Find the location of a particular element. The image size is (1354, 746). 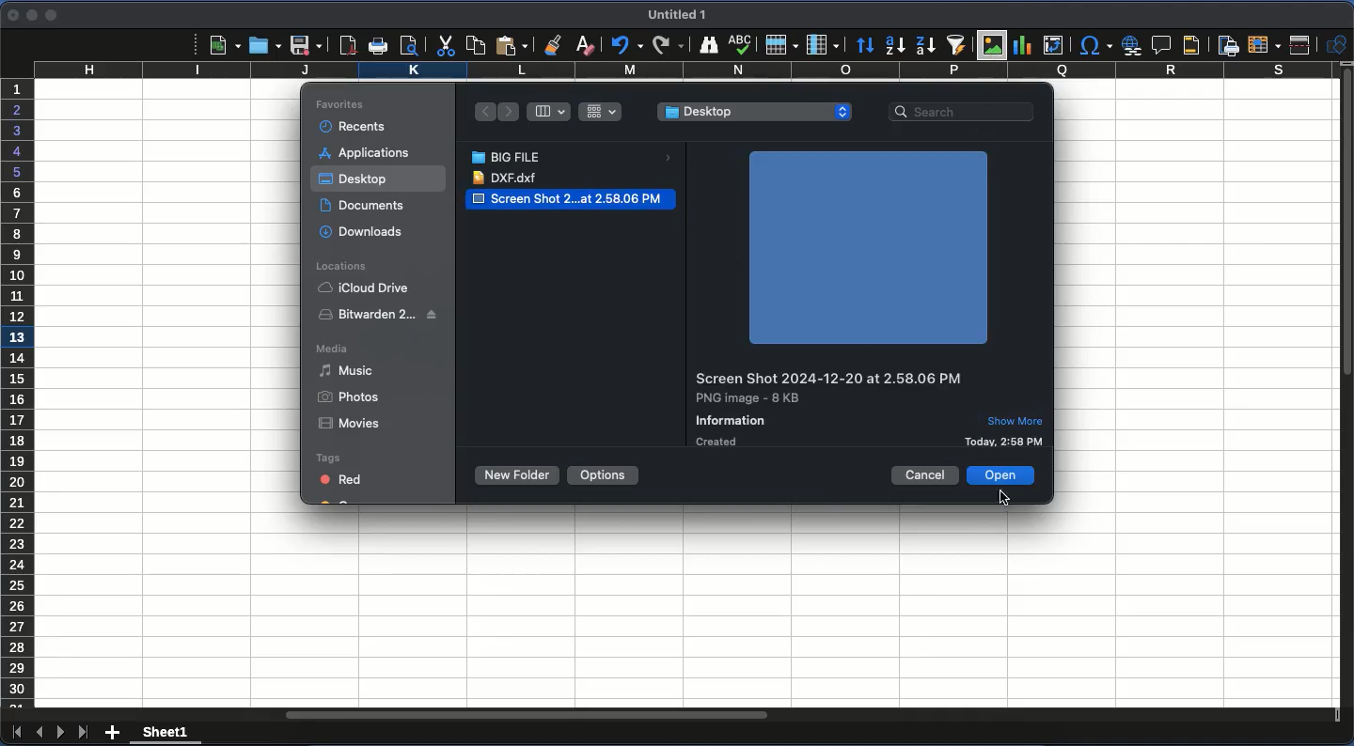

minimize is located at coordinates (31, 15).